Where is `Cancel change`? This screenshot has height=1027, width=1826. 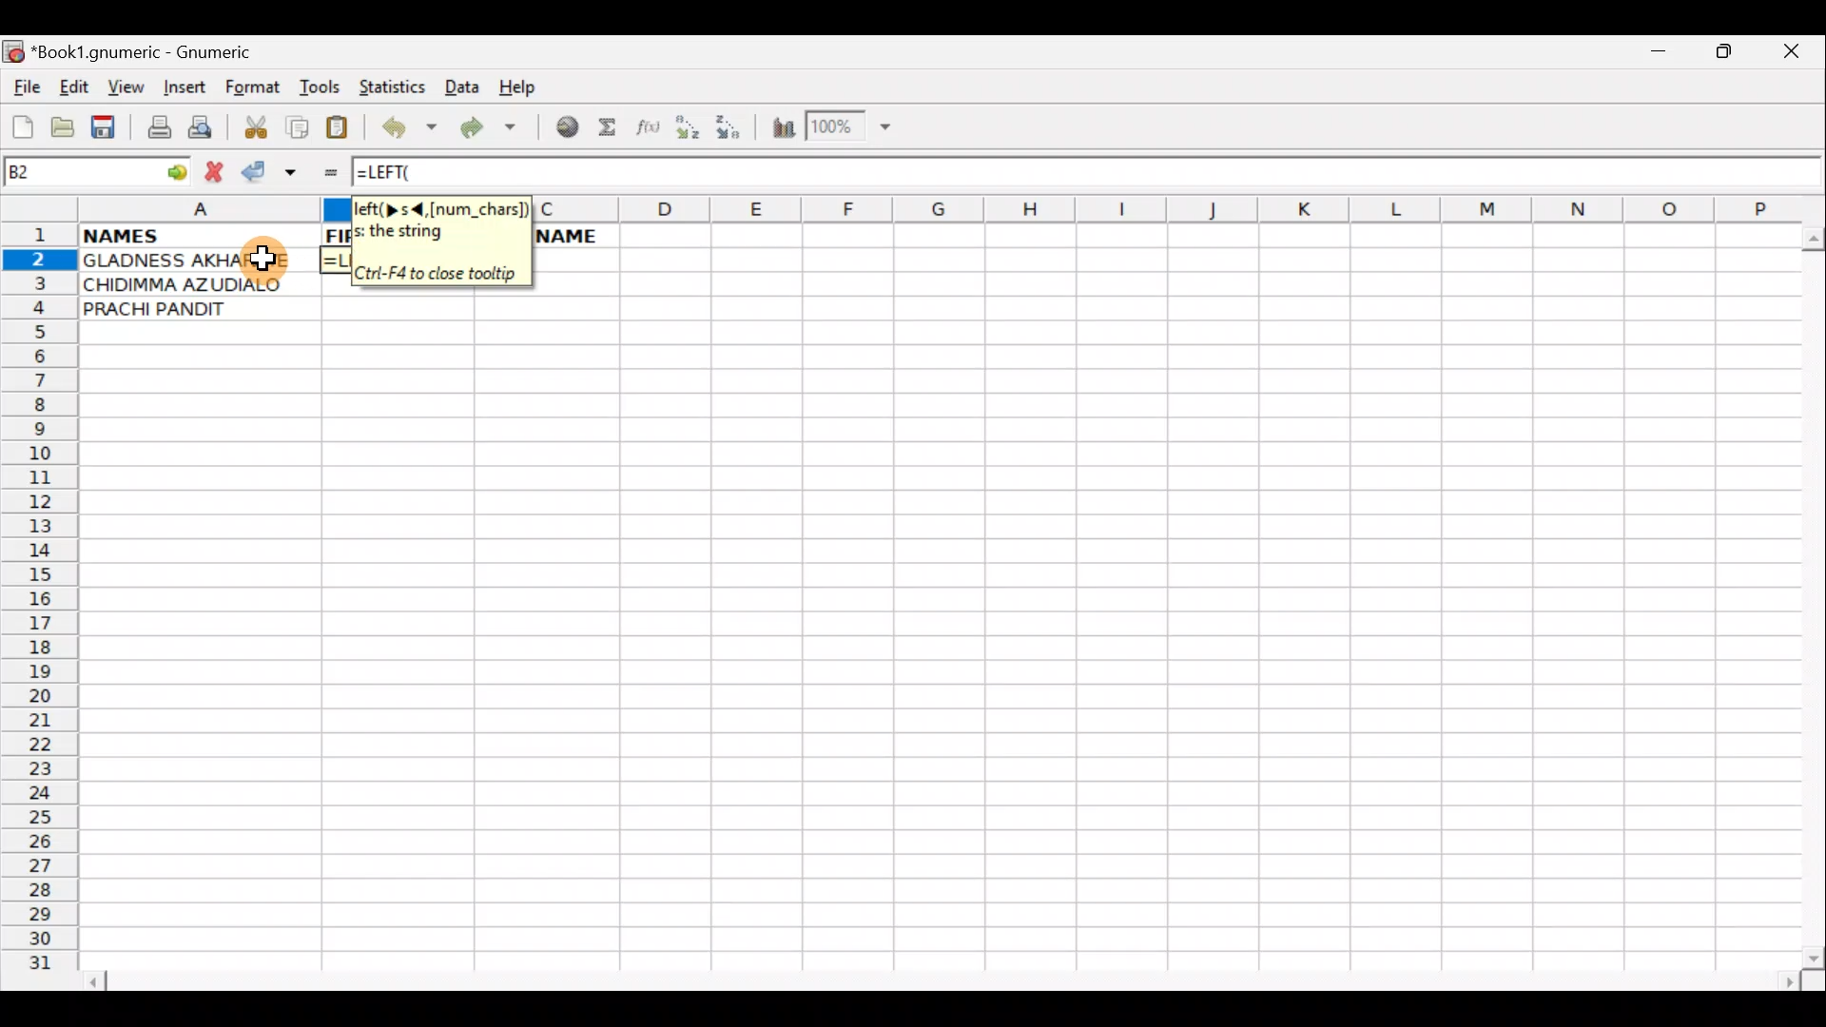 Cancel change is located at coordinates (219, 168).